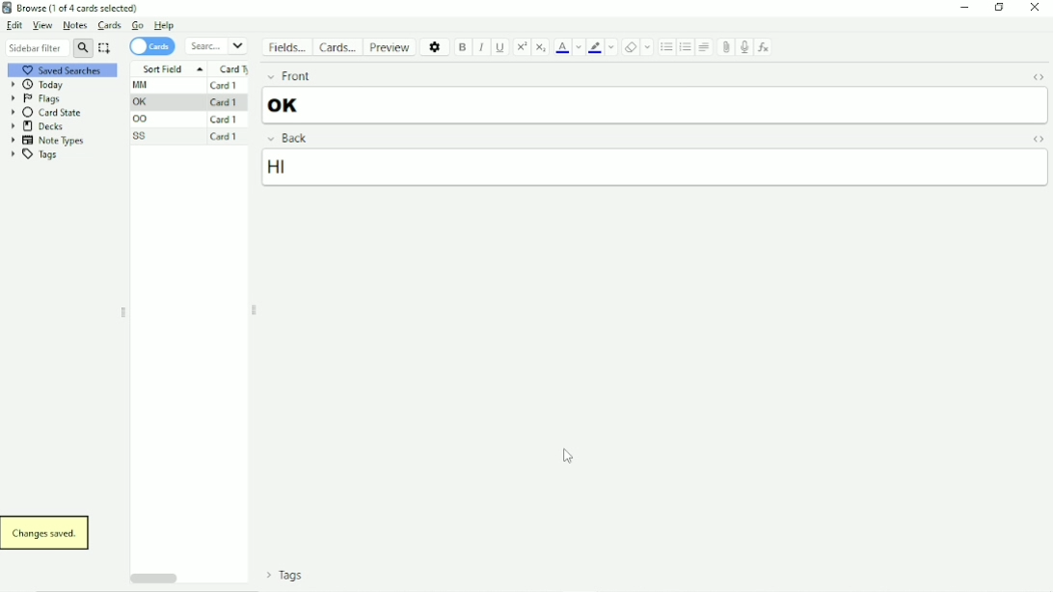 The width and height of the screenshot is (1053, 592). Describe the element at coordinates (74, 25) in the screenshot. I see `Notes` at that location.